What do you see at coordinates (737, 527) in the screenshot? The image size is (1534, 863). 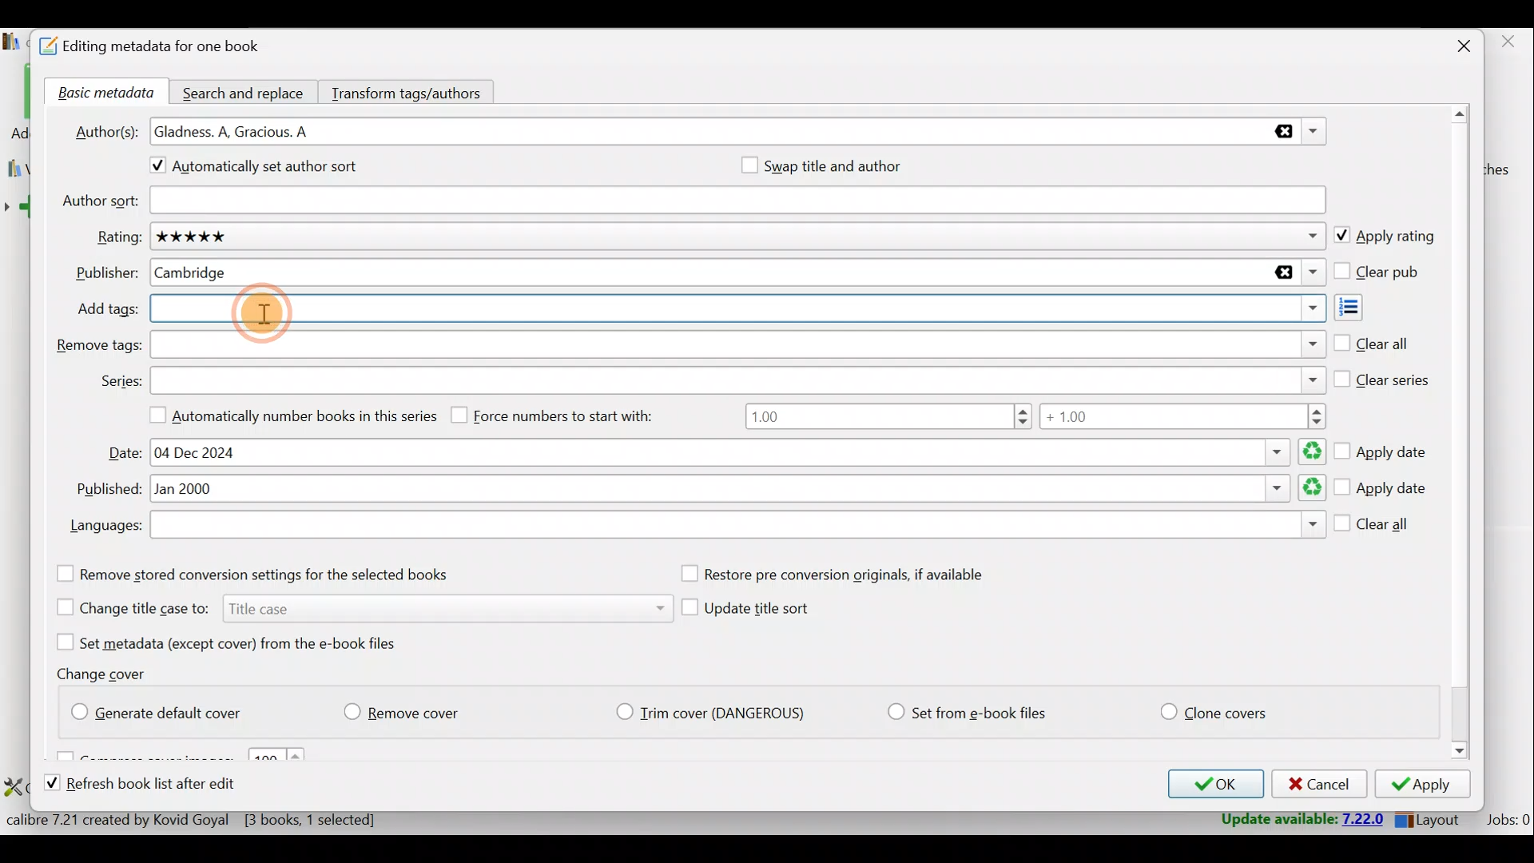 I see `Languages` at bounding box center [737, 527].